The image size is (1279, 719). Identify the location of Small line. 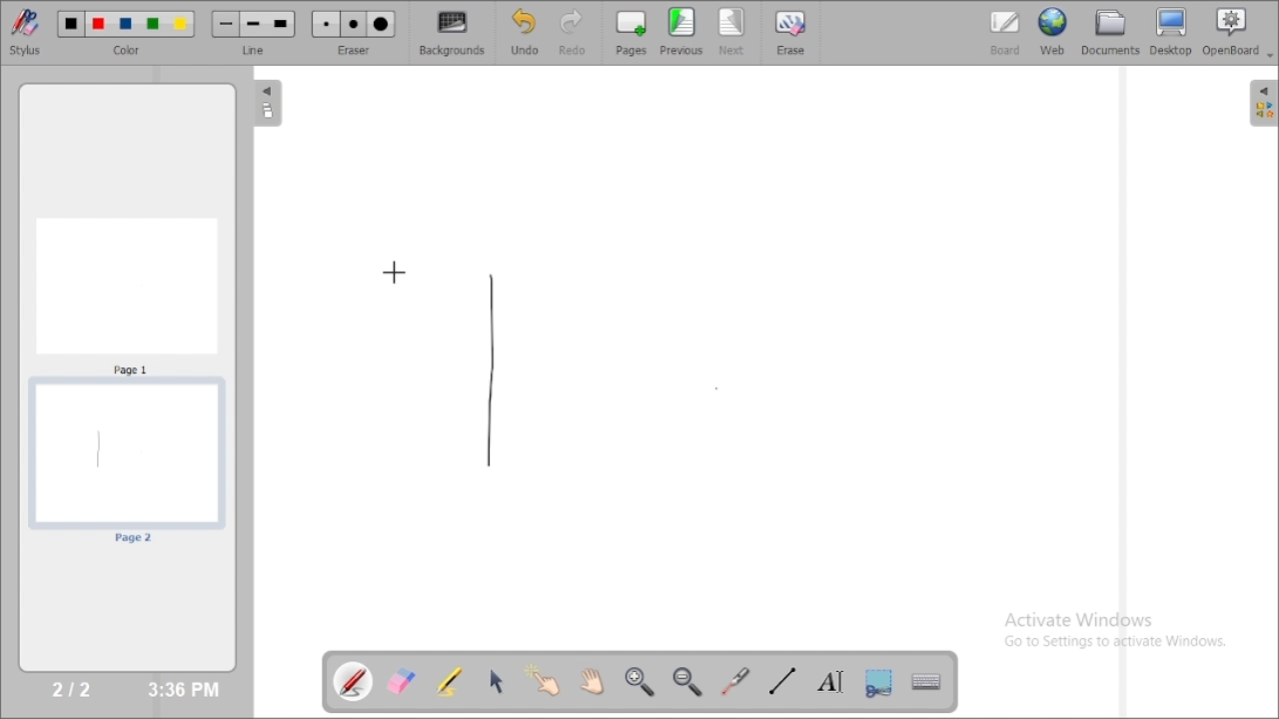
(226, 24).